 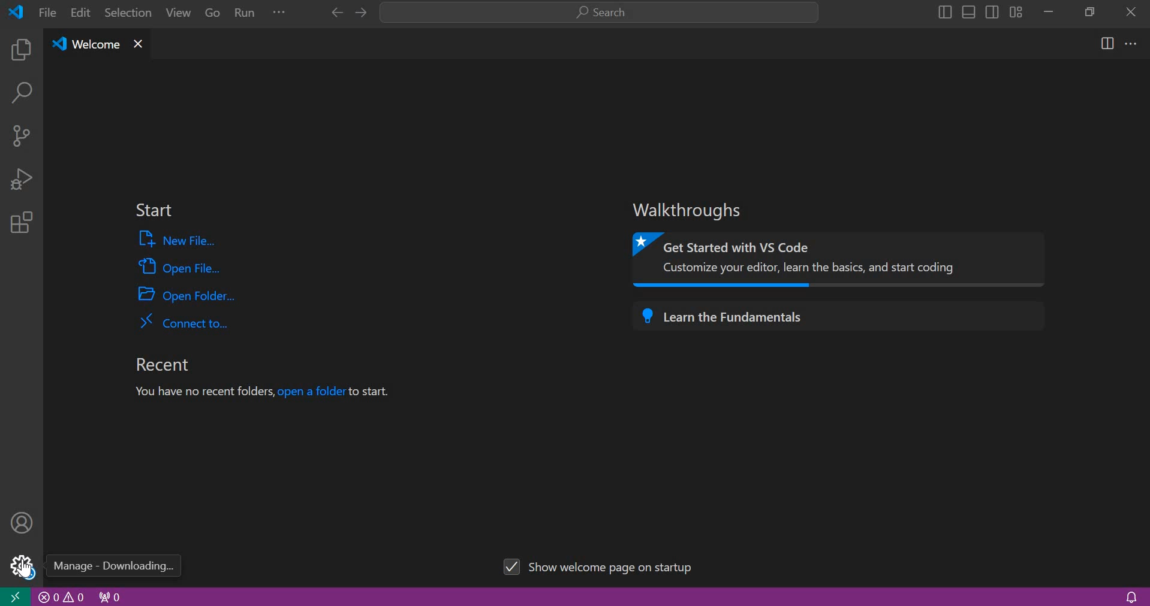 What do you see at coordinates (693, 210) in the screenshot?
I see `walkthroughs` at bounding box center [693, 210].